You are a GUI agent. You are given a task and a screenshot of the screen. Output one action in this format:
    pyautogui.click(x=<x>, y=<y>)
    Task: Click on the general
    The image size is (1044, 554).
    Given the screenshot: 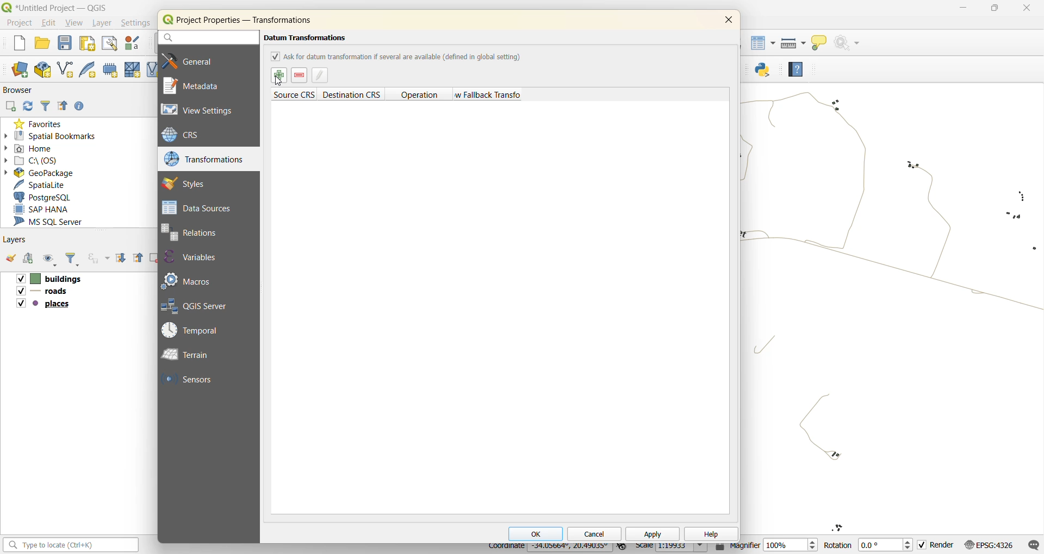 What is the action you would take?
    pyautogui.click(x=198, y=60)
    